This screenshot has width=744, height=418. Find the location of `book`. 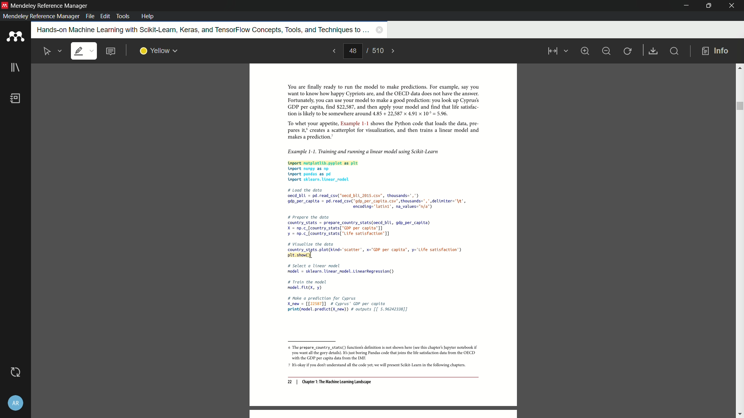

book is located at coordinates (16, 98).